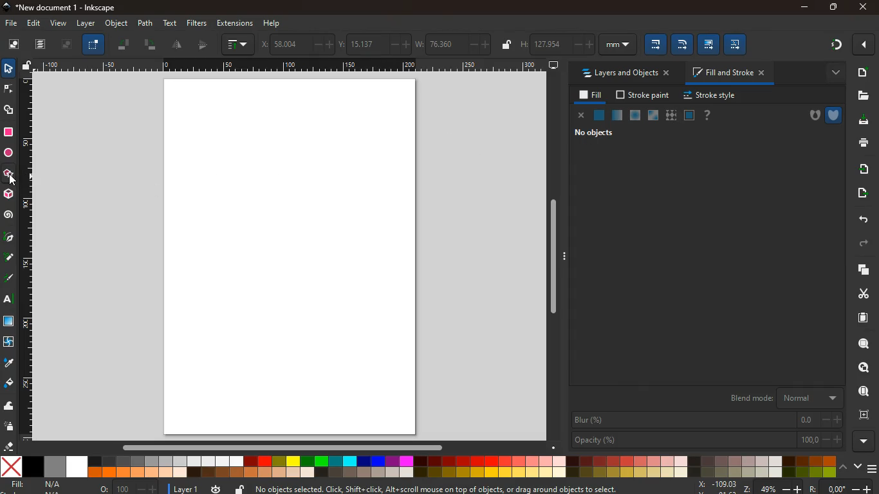  I want to click on frame, so click(864, 416).